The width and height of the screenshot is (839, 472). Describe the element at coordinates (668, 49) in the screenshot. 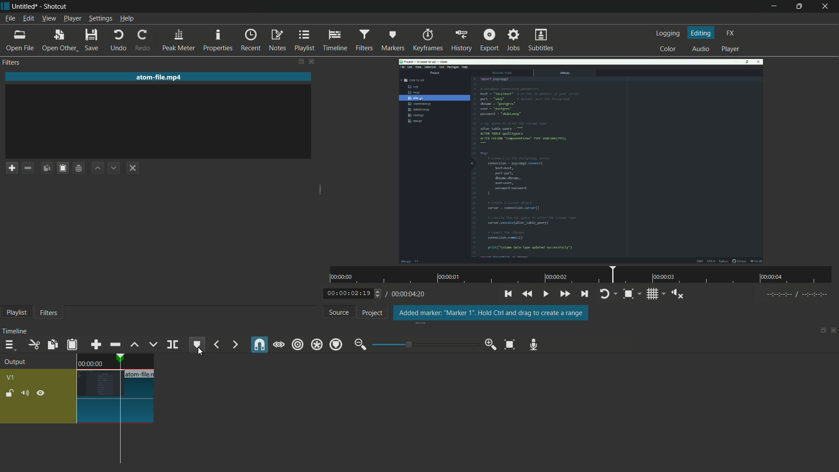

I see `color` at that location.